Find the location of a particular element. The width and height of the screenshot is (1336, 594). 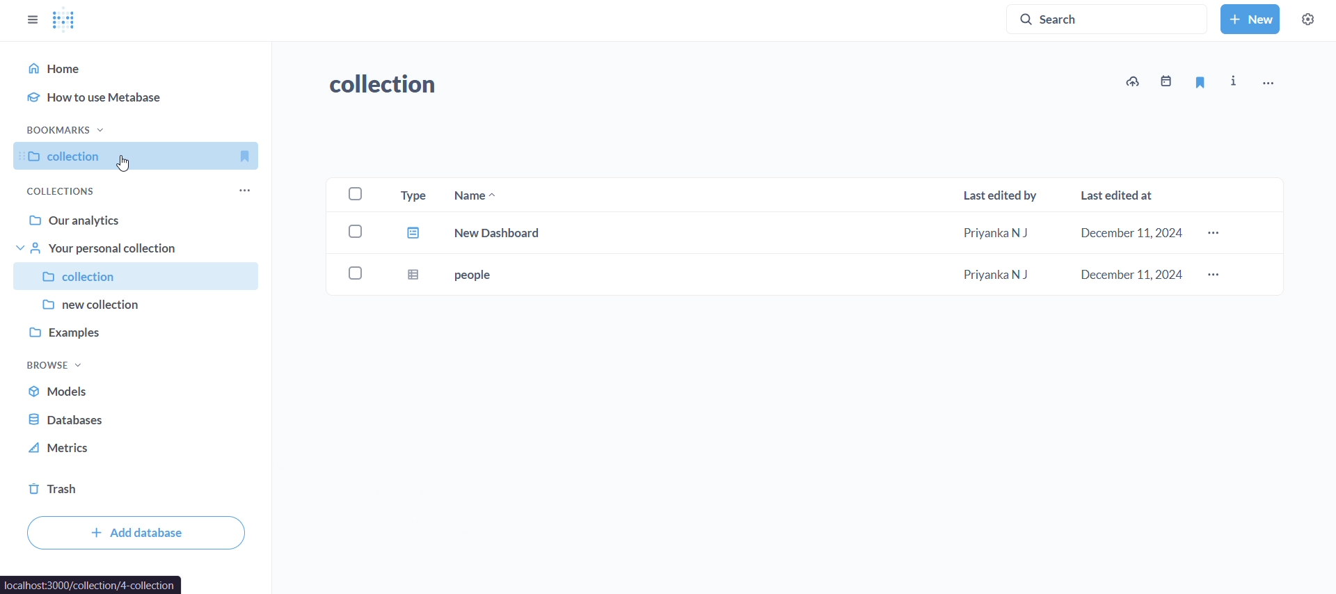

browse is located at coordinates (64, 365).